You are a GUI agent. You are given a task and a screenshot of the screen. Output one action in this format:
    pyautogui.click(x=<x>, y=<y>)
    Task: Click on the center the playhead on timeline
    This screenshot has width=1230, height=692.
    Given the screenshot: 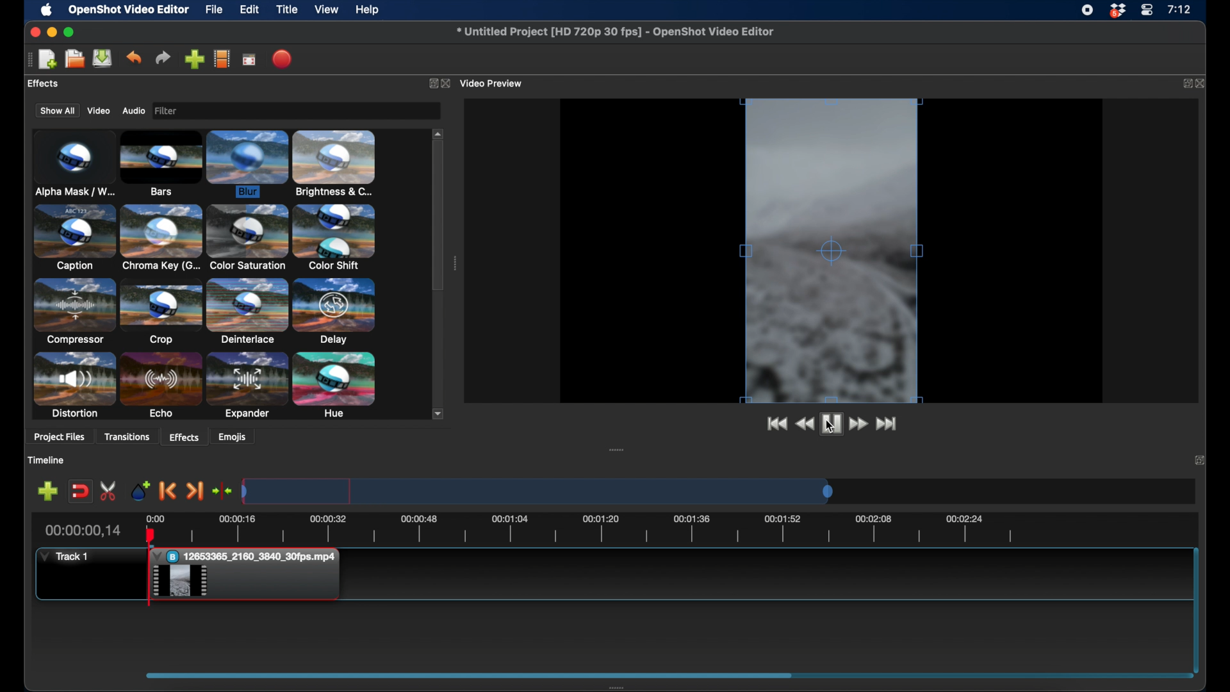 What is the action you would take?
    pyautogui.click(x=223, y=490)
    